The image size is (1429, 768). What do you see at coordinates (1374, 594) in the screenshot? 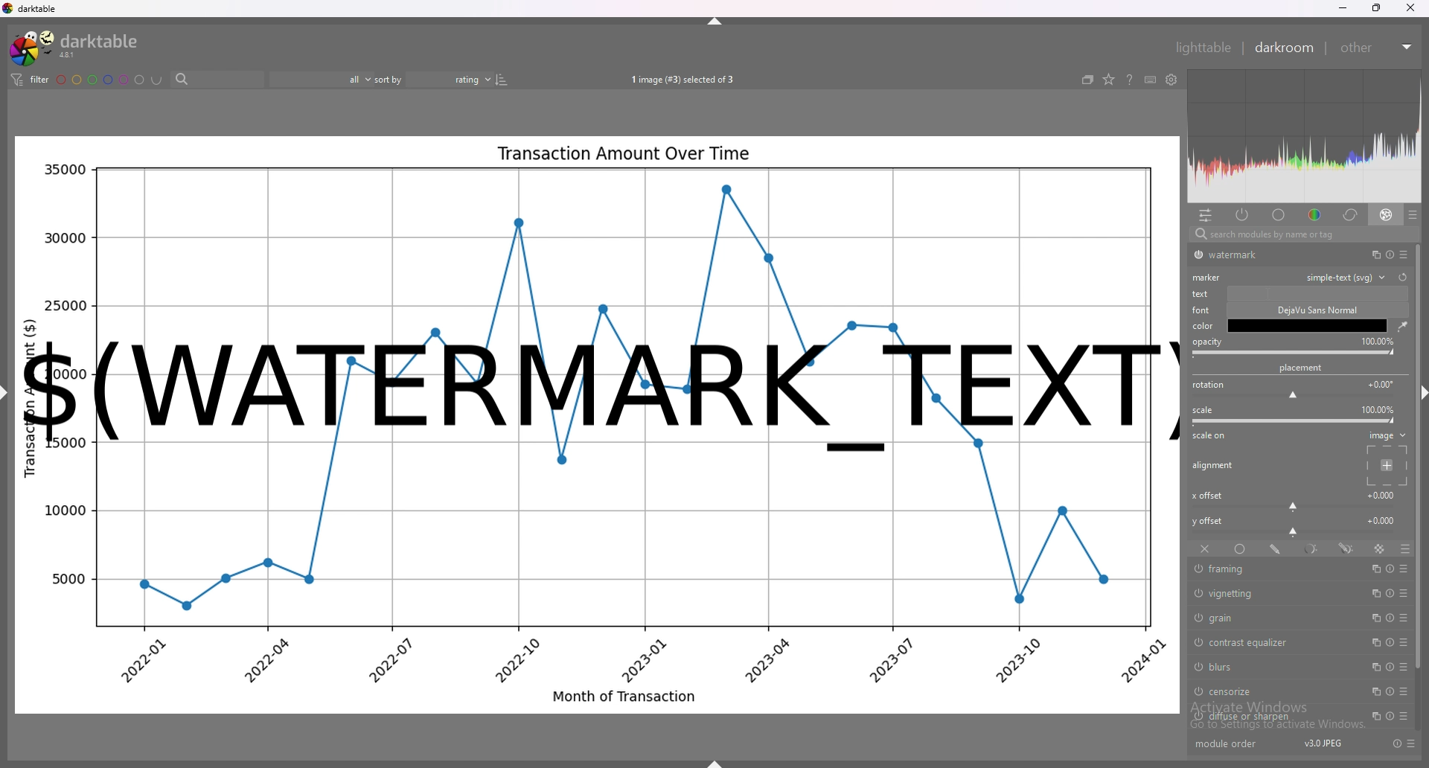
I see `multiple instances action` at bounding box center [1374, 594].